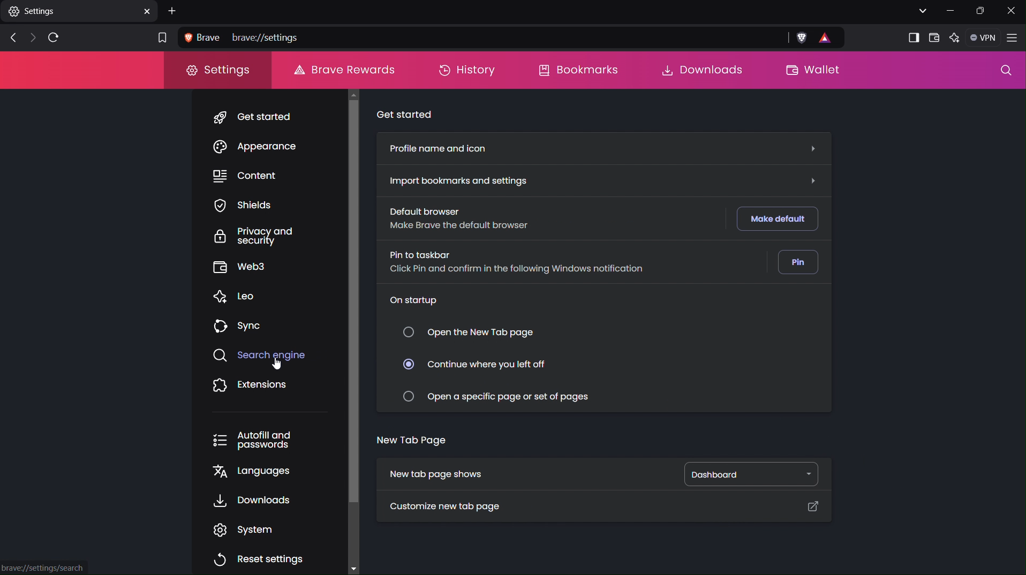 The height and width of the screenshot is (575, 1026). I want to click on Default browser, so click(456, 218).